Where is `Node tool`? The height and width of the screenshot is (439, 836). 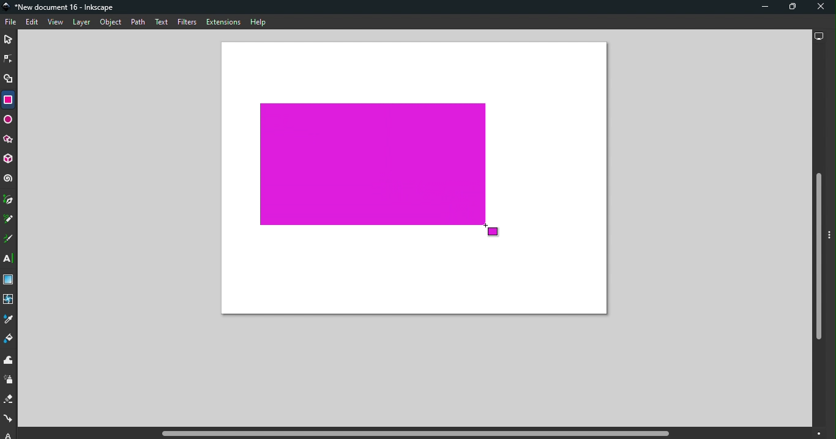 Node tool is located at coordinates (9, 58).